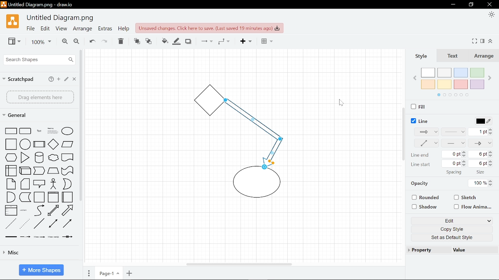 The width and height of the screenshot is (499, 280). What do you see at coordinates (482, 172) in the screenshot?
I see `space` at bounding box center [482, 172].